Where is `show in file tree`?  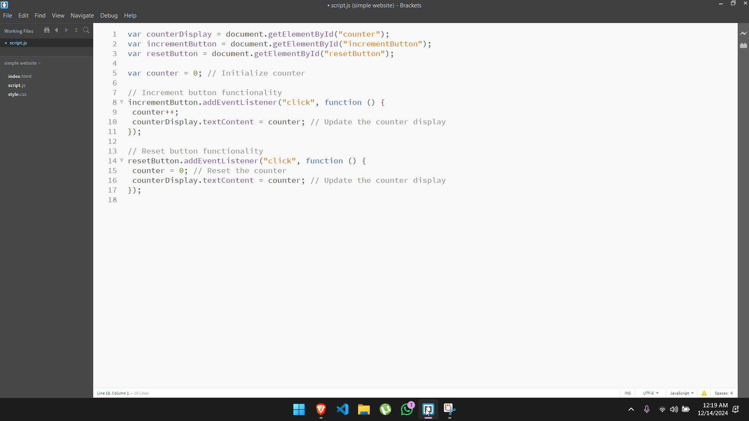
show in file tree is located at coordinates (45, 31).